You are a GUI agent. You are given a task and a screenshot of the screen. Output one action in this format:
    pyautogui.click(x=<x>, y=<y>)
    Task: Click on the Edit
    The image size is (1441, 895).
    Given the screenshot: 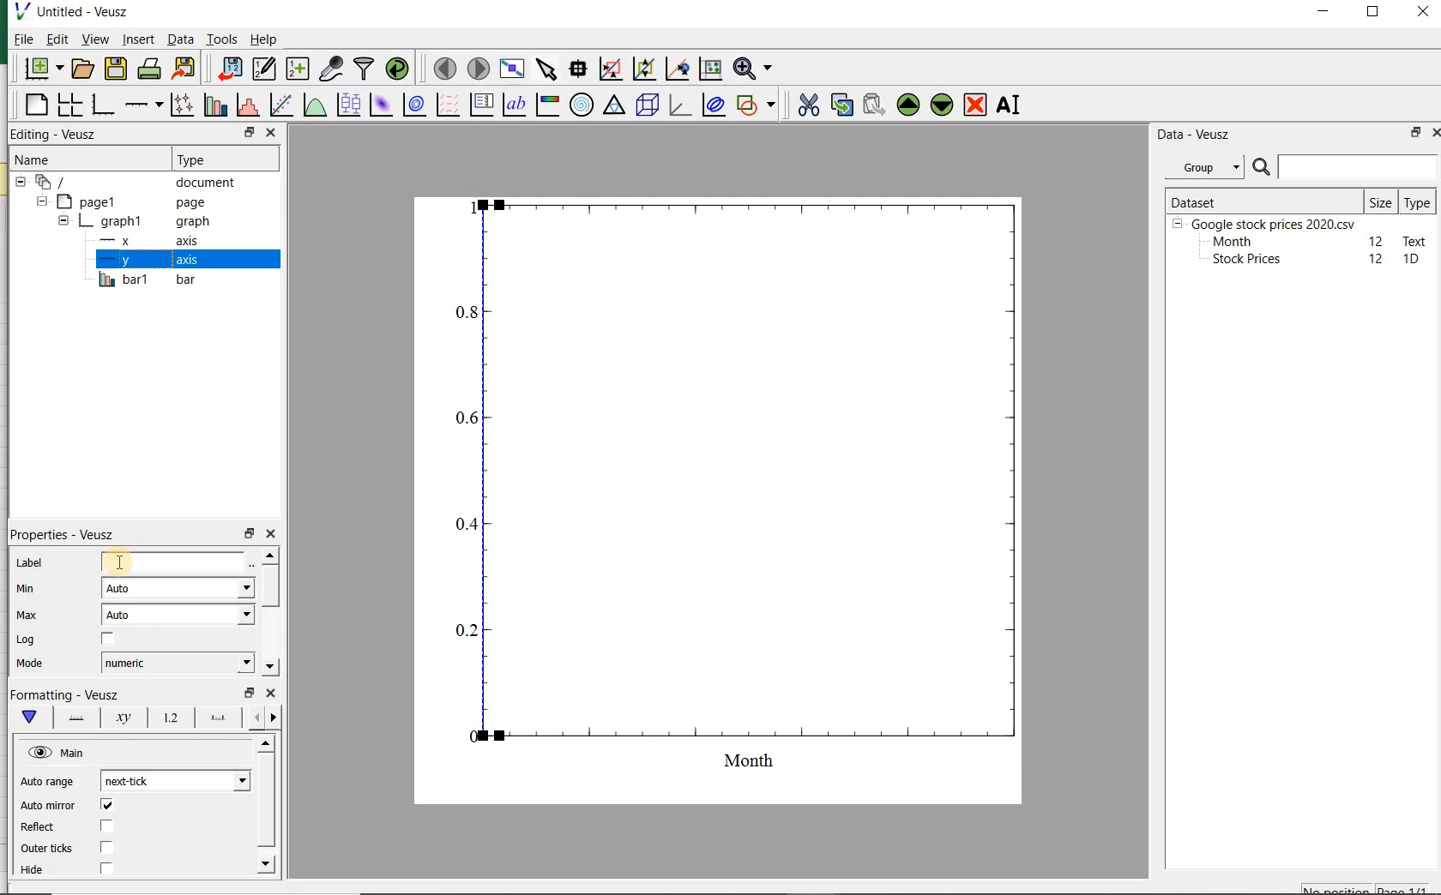 What is the action you would take?
    pyautogui.click(x=56, y=39)
    